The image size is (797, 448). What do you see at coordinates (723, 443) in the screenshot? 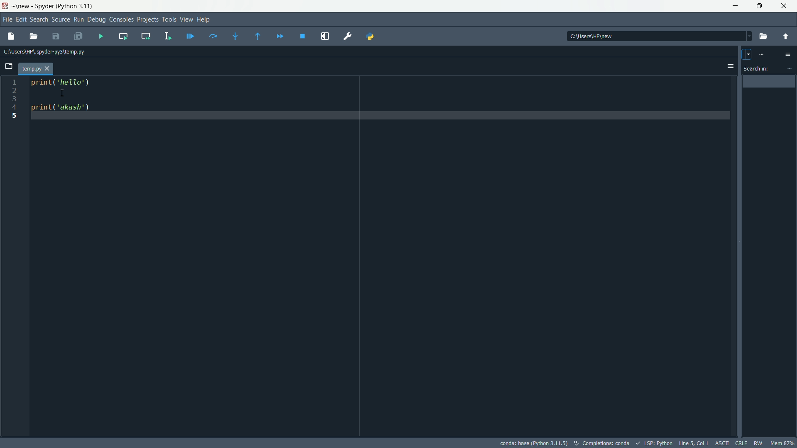
I see `file encoding` at bounding box center [723, 443].